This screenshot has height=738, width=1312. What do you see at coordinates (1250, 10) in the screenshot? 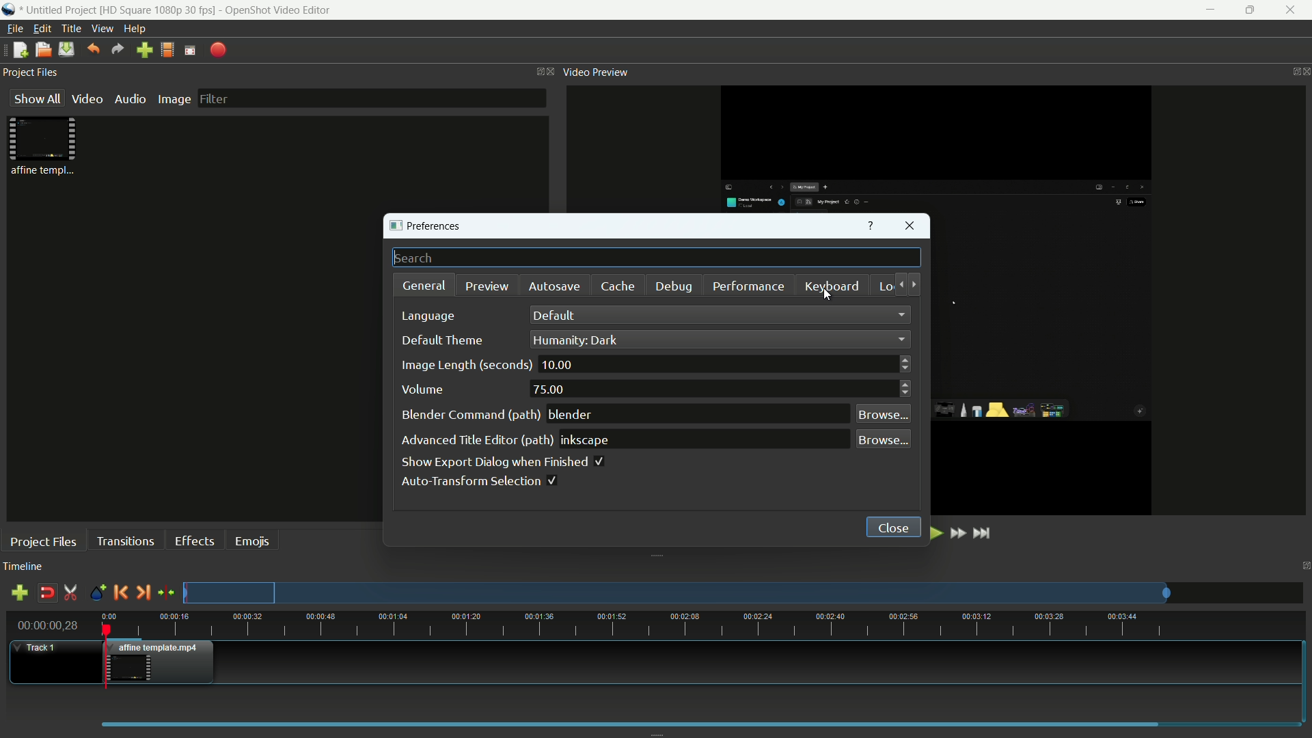
I see `maximize` at bounding box center [1250, 10].